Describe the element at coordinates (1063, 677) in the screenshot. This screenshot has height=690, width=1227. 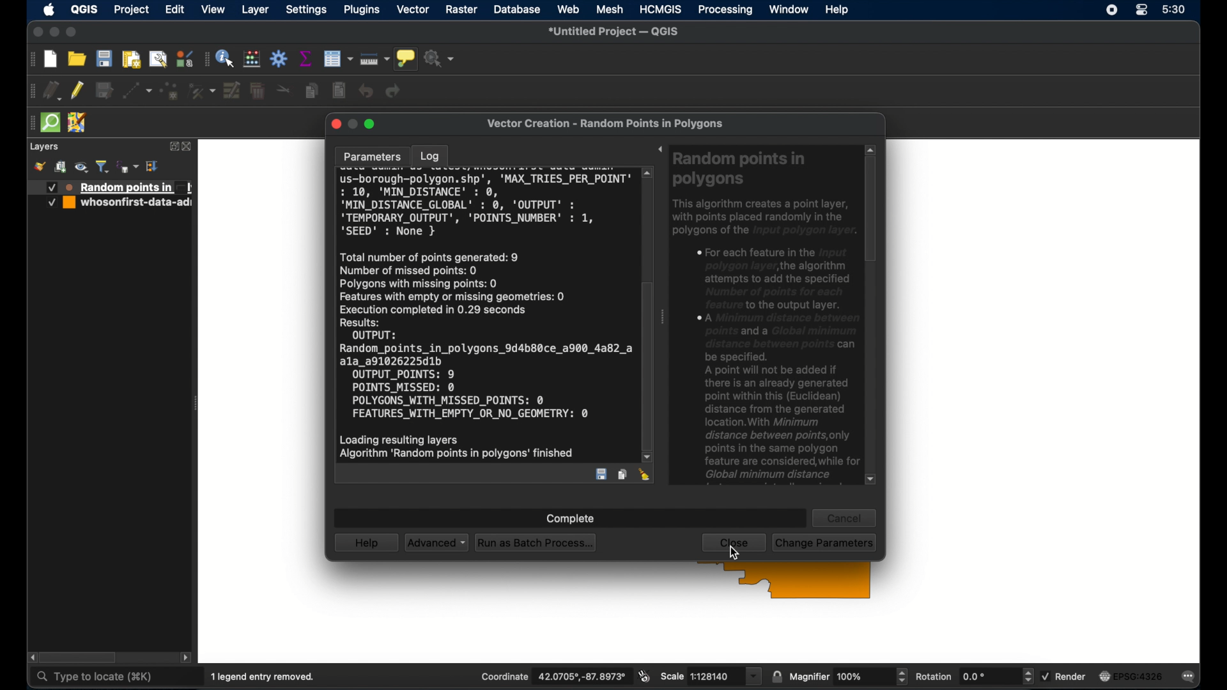
I see `render` at that location.